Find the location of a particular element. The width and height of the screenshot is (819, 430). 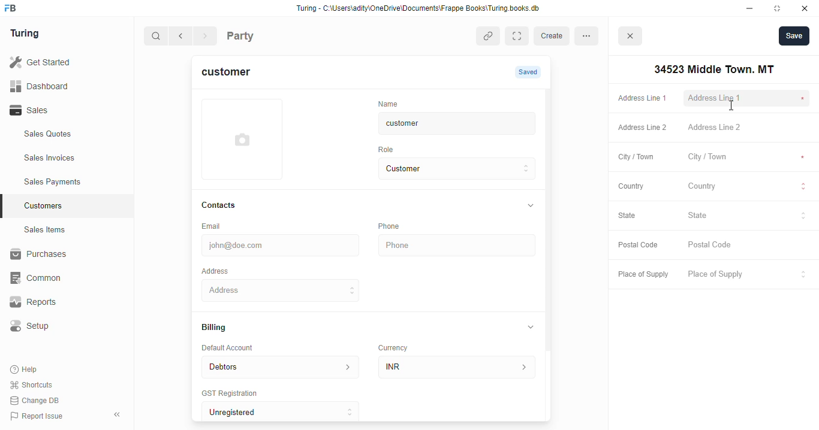

Turing - C:\Users\adity\OneDrive\Documents\Frappe Books\Turing books. db is located at coordinates (421, 10).